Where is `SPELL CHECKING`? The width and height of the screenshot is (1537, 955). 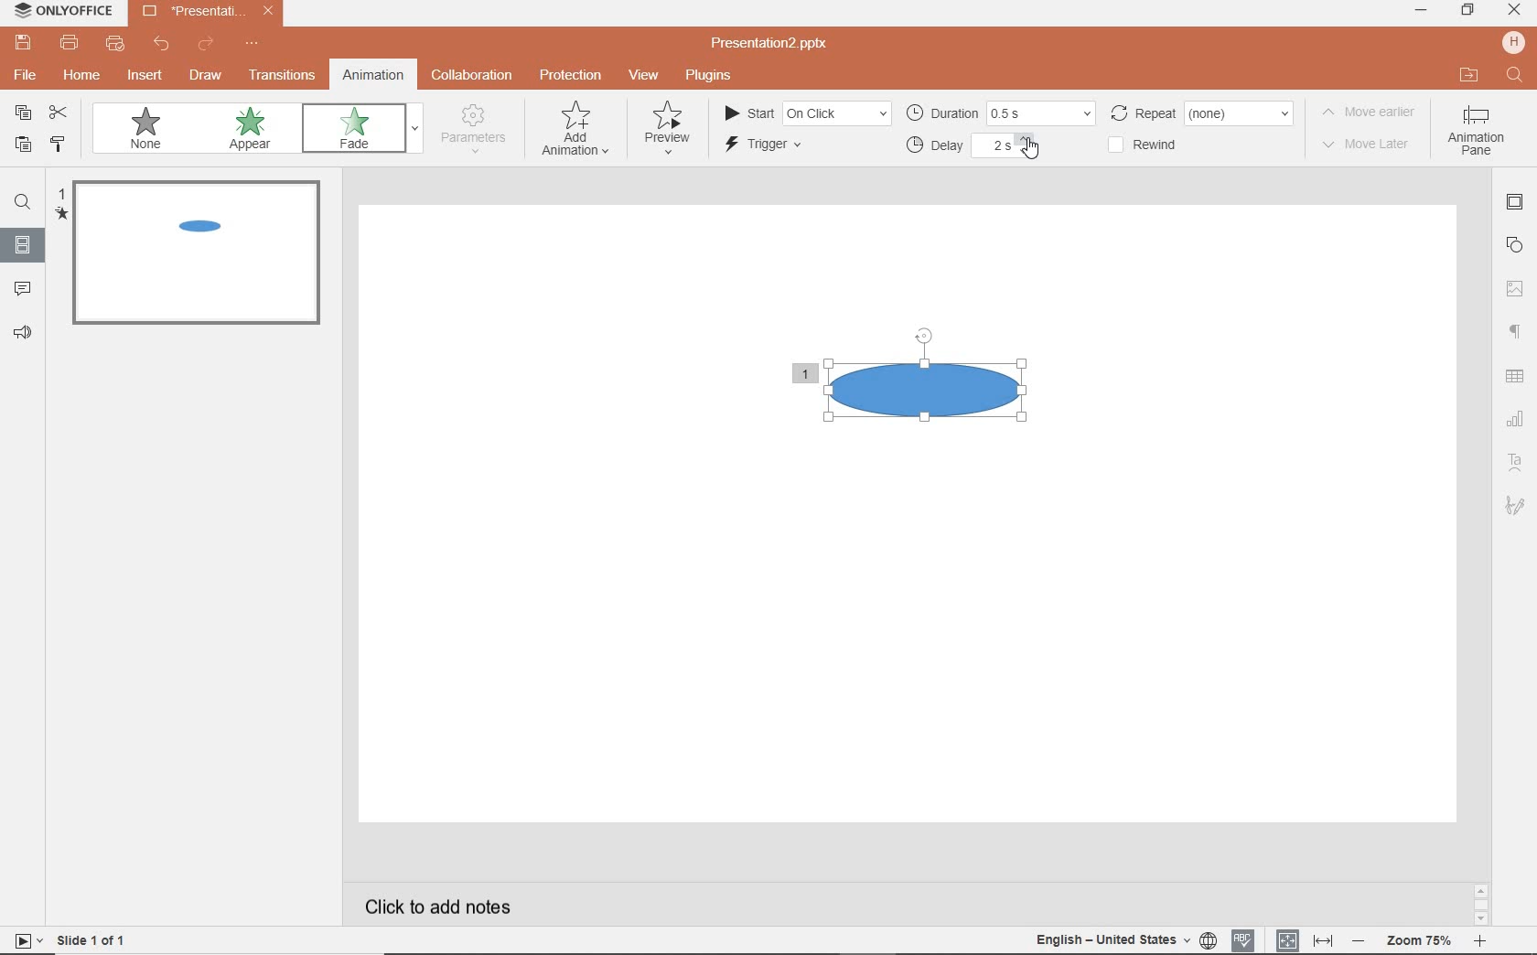 SPELL CHECKING is located at coordinates (1244, 941).